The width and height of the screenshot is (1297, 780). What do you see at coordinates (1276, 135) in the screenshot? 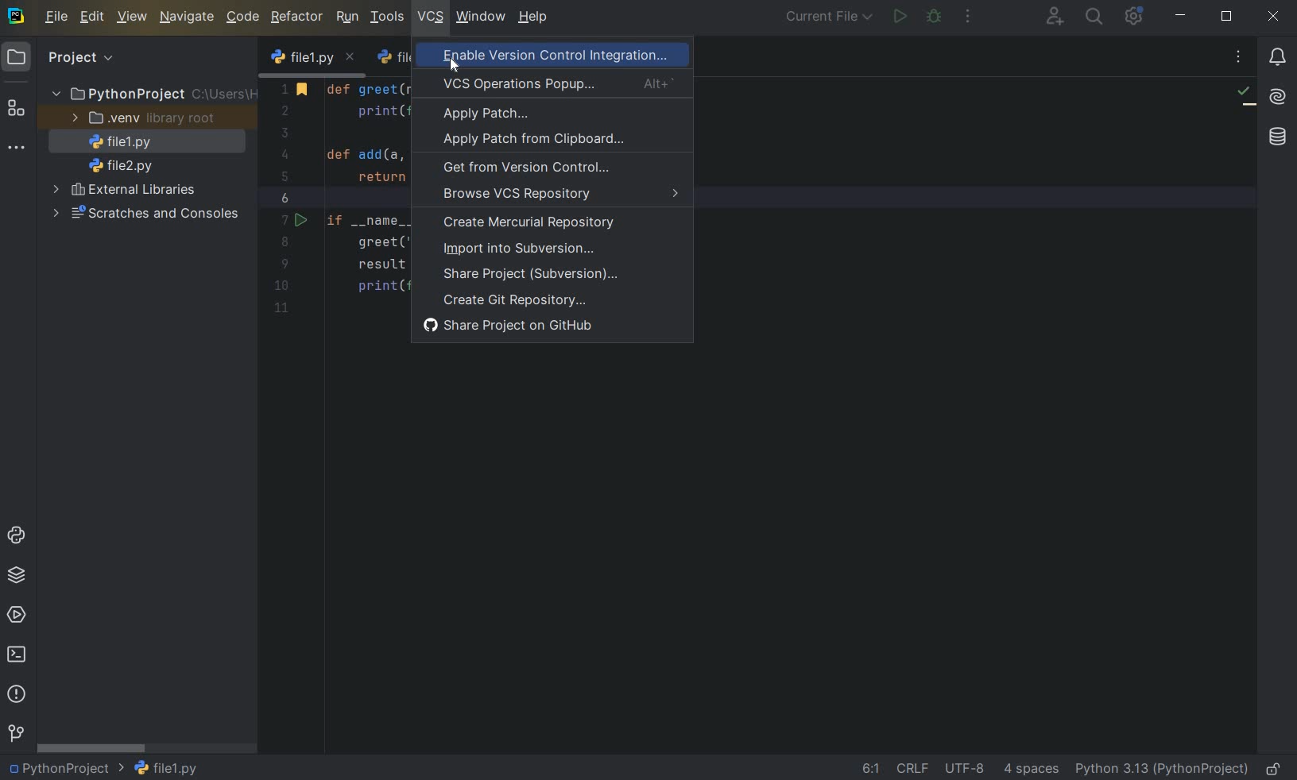
I see `database` at bounding box center [1276, 135].